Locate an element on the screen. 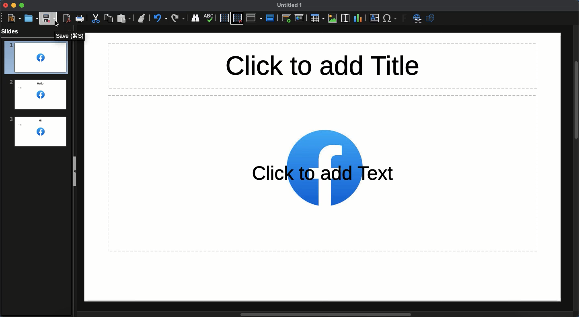  Clone formatting is located at coordinates (143, 19).